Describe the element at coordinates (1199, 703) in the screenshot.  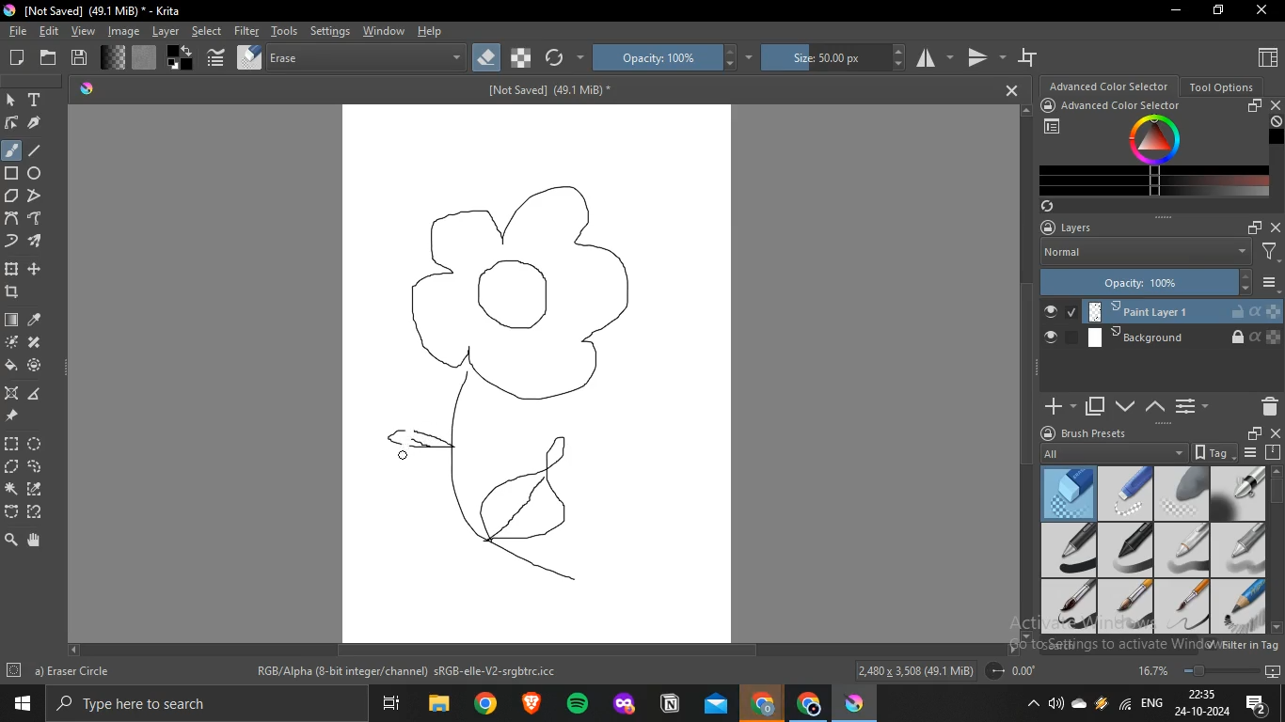
I see `22:34 24-10-2024` at that location.